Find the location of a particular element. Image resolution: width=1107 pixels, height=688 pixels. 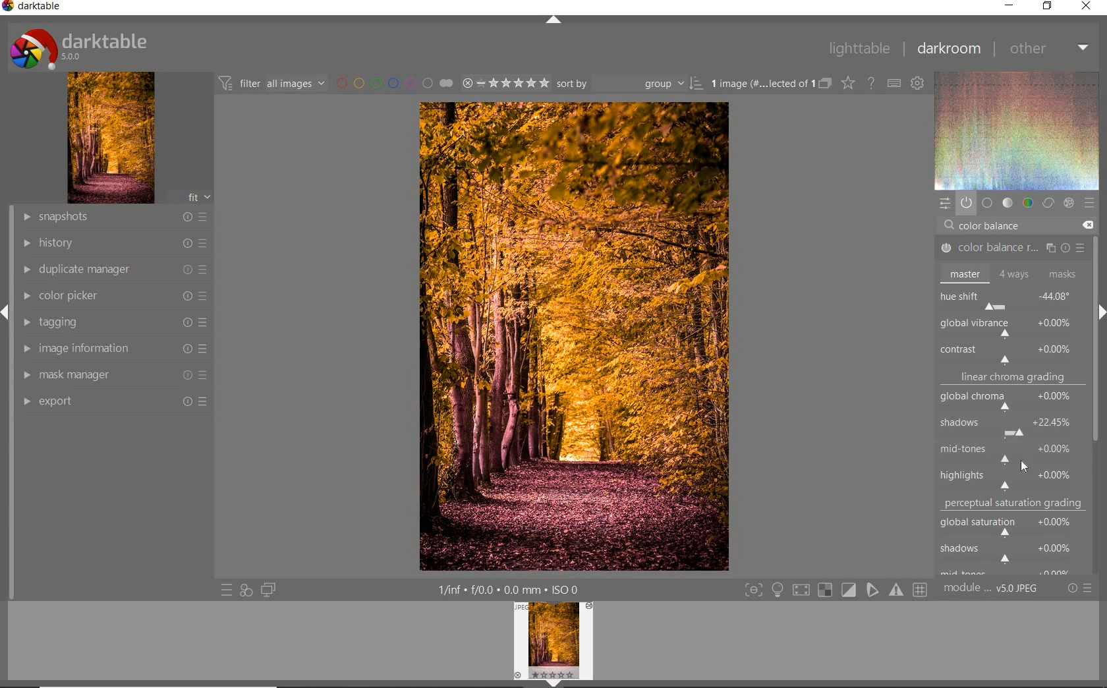

tone is located at coordinates (1007, 204).